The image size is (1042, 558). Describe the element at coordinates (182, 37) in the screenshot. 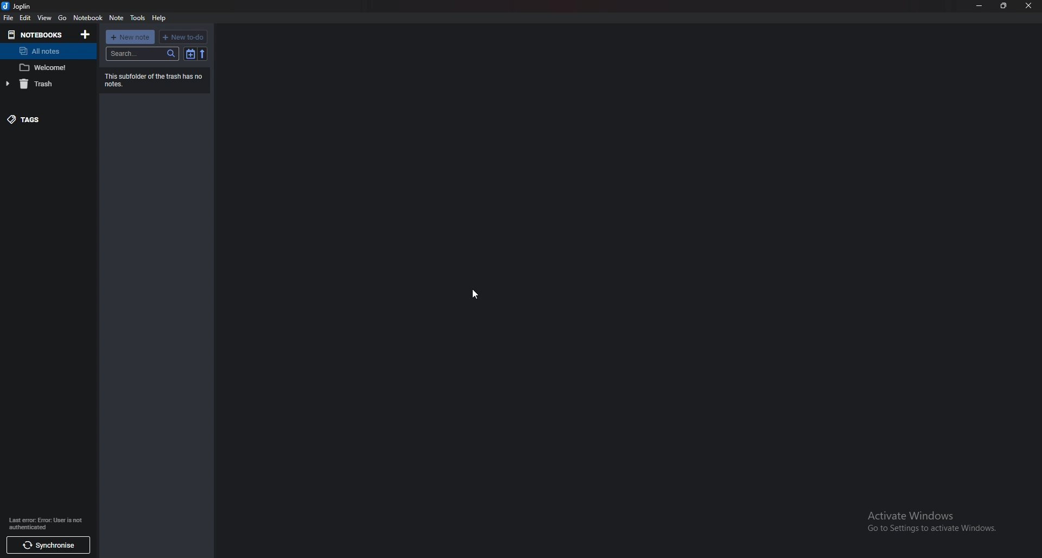

I see `new todo` at that location.